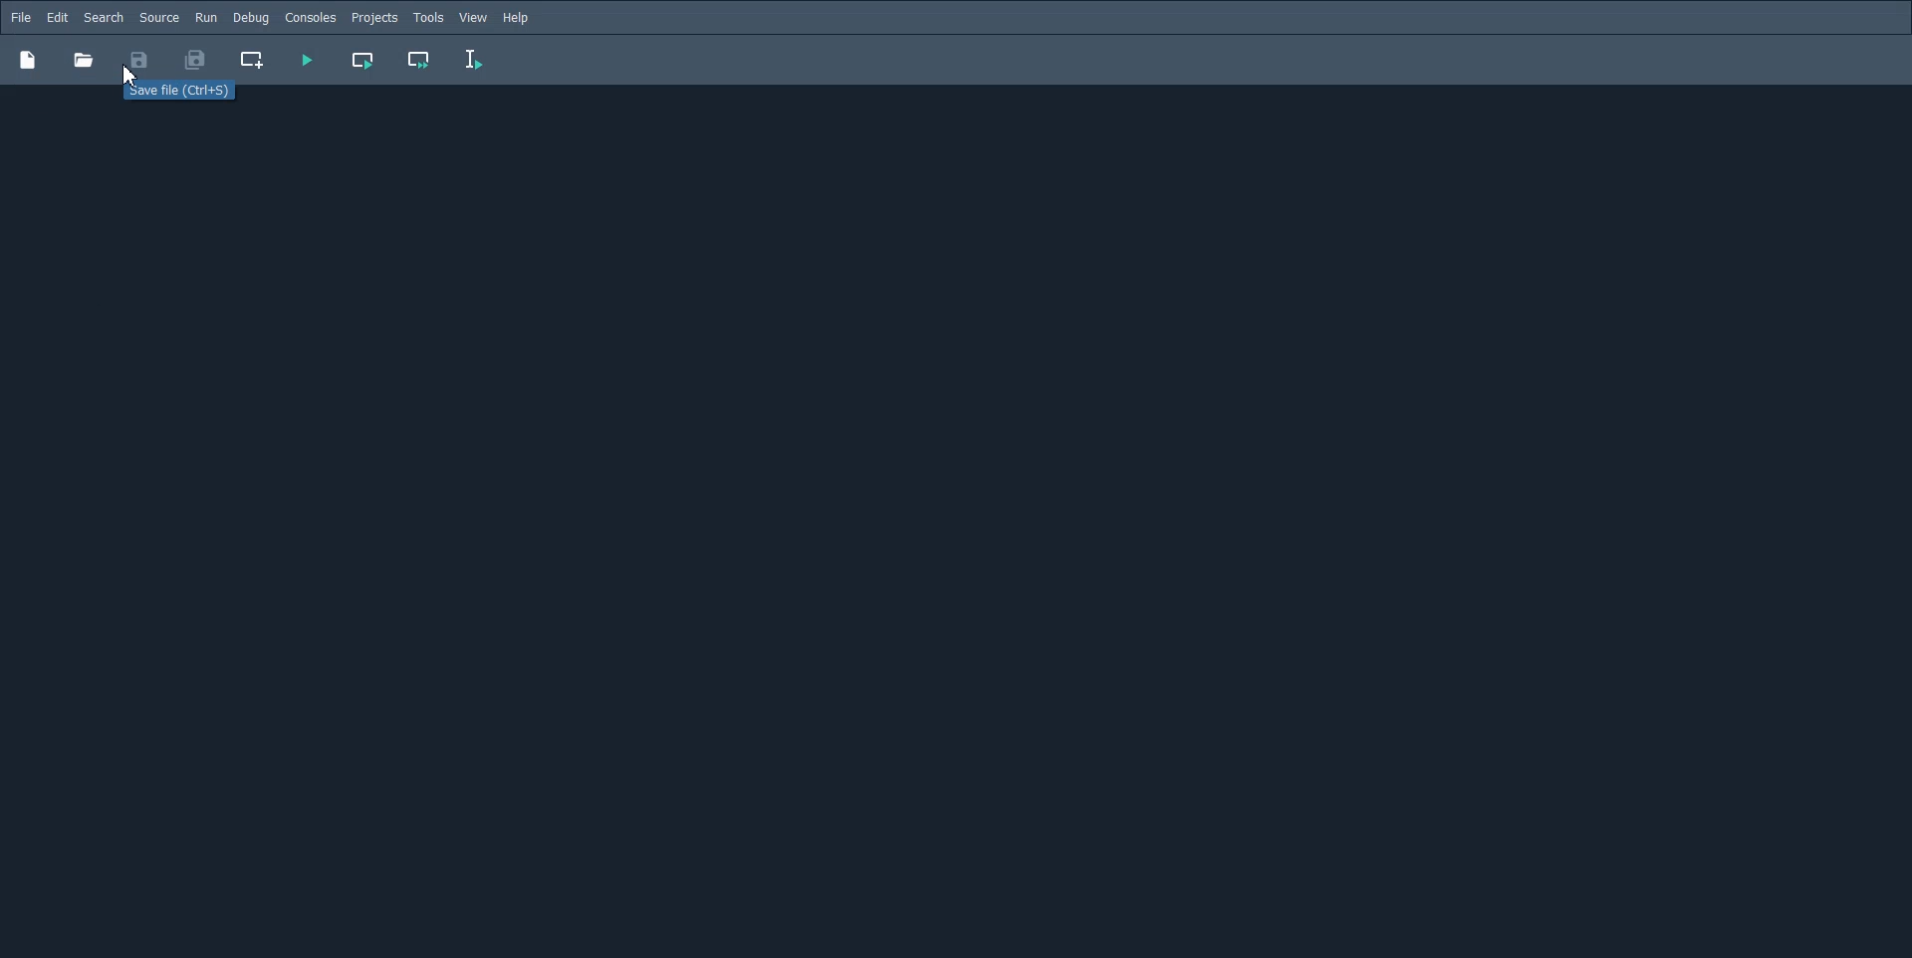  What do you see at coordinates (104, 18) in the screenshot?
I see `Search` at bounding box center [104, 18].